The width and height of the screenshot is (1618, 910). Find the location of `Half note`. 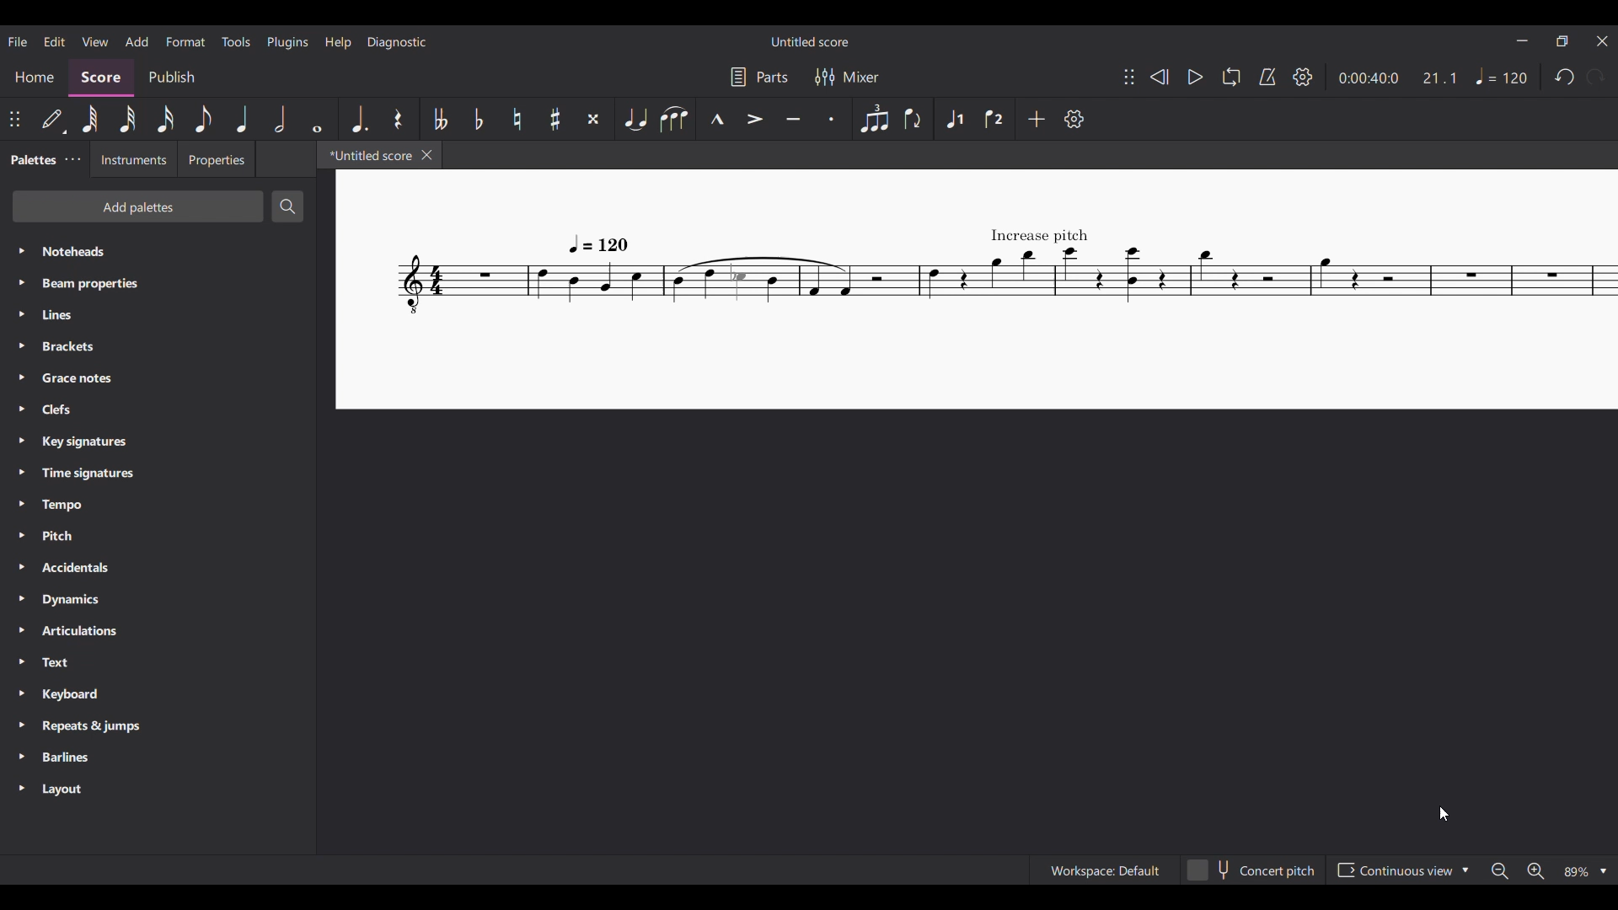

Half note is located at coordinates (280, 118).